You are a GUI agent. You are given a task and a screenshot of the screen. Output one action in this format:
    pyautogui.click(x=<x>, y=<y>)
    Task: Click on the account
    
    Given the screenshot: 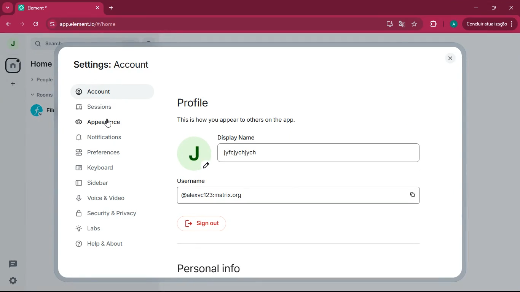 What is the action you would take?
    pyautogui.click(x=112, y=93)
    